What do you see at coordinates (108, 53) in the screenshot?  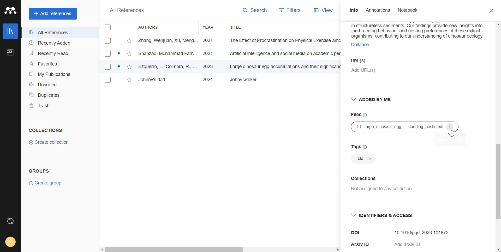 I see `(un)select` at bounding box center [108, 53].